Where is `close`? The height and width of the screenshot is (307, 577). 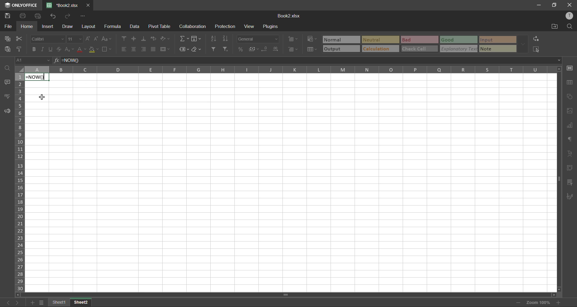
close is located at coordinates (570, 4).